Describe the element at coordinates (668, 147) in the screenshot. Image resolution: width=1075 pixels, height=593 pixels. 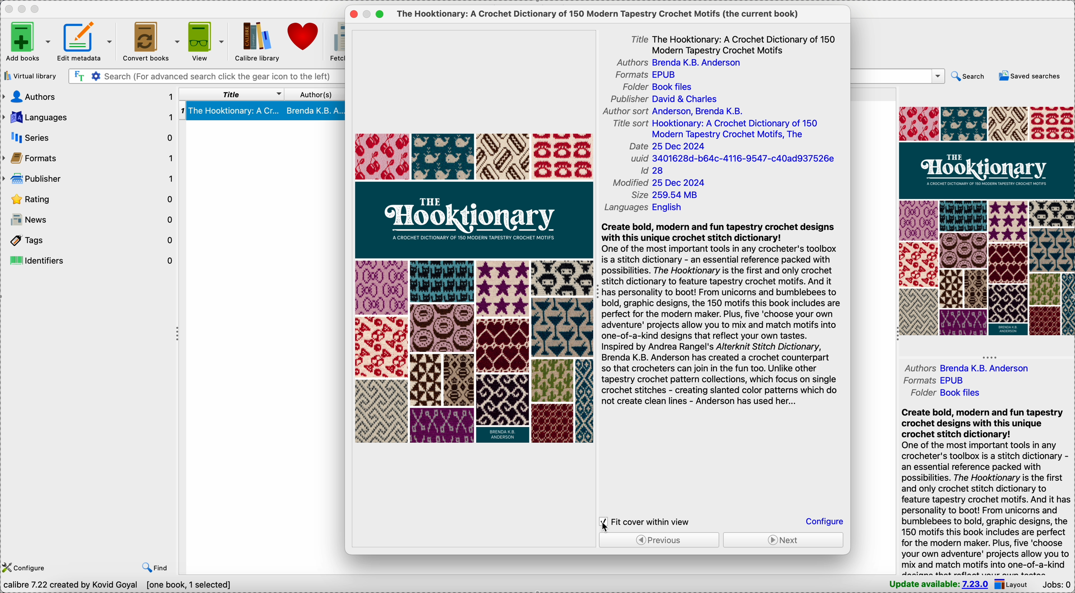
I see `date` at that location.